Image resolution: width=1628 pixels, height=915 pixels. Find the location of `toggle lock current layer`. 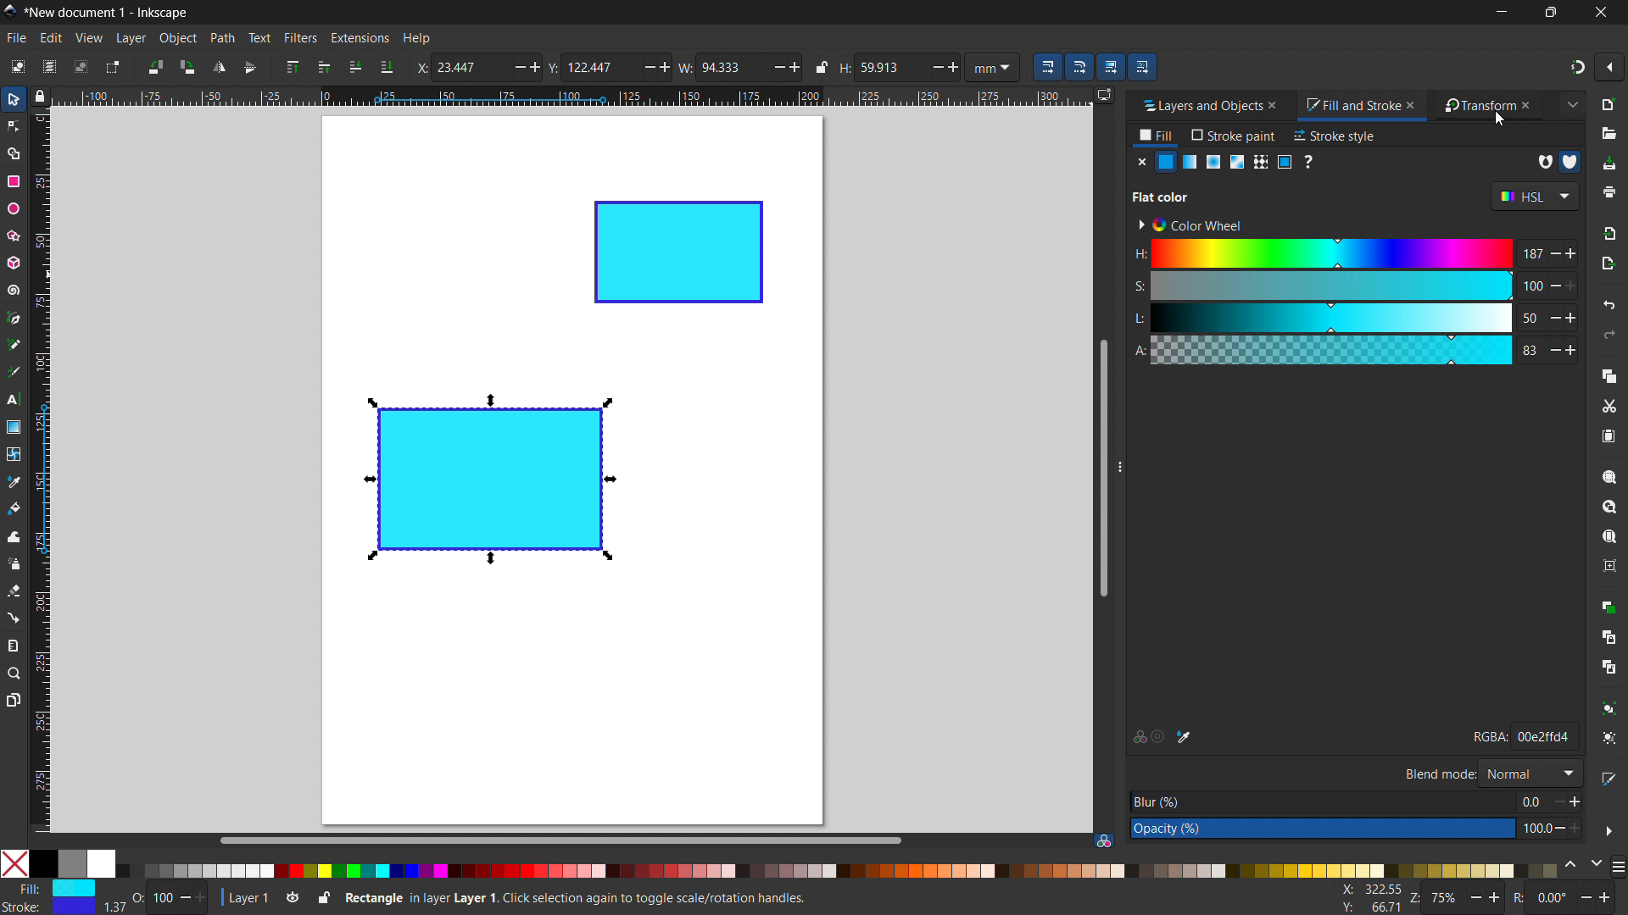

toggle lock current layer is located at coordinates (323, 896).